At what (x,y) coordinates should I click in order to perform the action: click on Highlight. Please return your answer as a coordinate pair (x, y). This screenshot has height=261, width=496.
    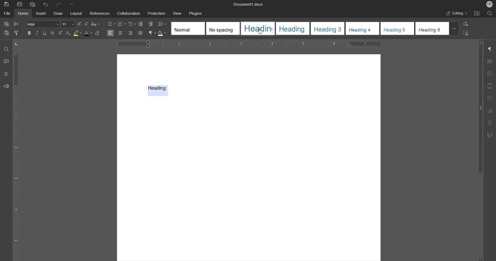
    Looking at the image, I should click on (78, 34).